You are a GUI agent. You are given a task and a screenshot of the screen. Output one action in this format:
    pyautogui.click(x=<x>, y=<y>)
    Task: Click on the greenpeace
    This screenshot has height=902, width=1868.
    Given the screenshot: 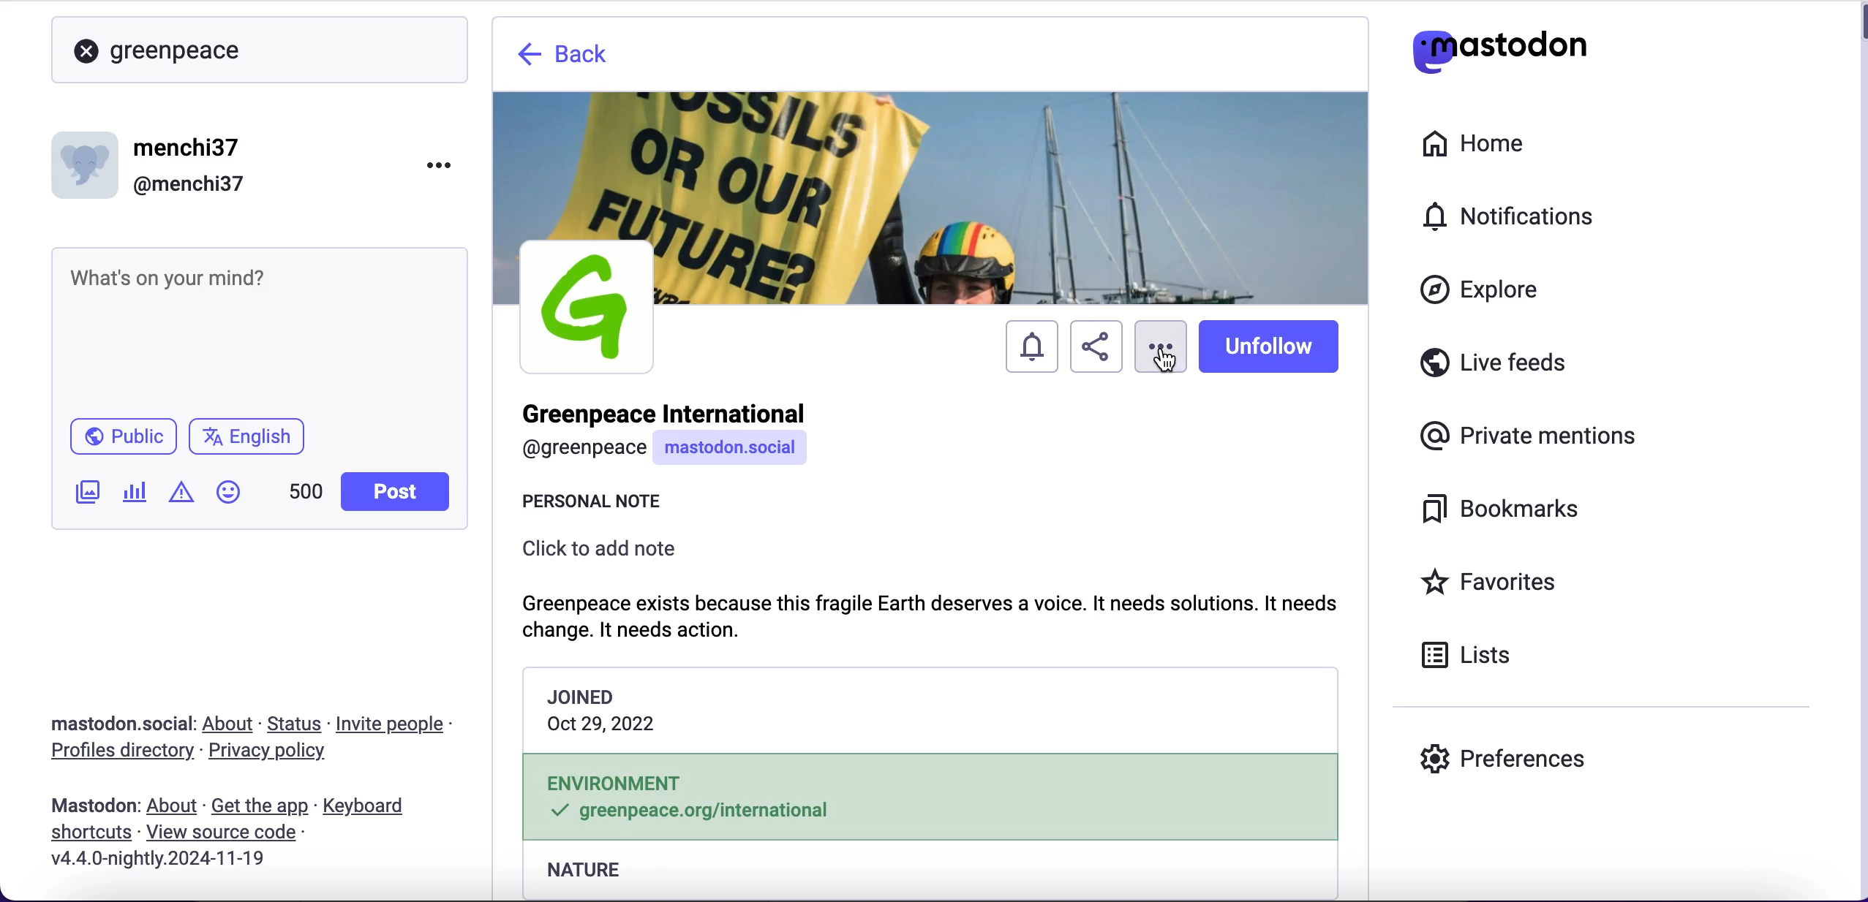 What is the action you would take?
    pyautogui.click(x=182, y=50)
    